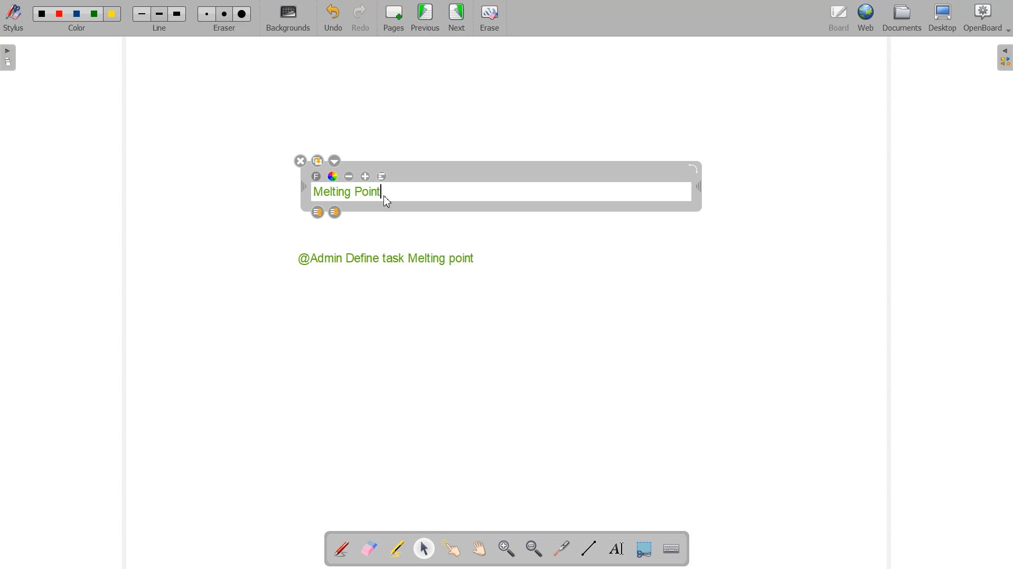 This screenshot has height=569, width=1013. What do you see at coordinates (642, 548) in the screenshot?
I see `Capture part of the screen` at bounding box center [642, 548].